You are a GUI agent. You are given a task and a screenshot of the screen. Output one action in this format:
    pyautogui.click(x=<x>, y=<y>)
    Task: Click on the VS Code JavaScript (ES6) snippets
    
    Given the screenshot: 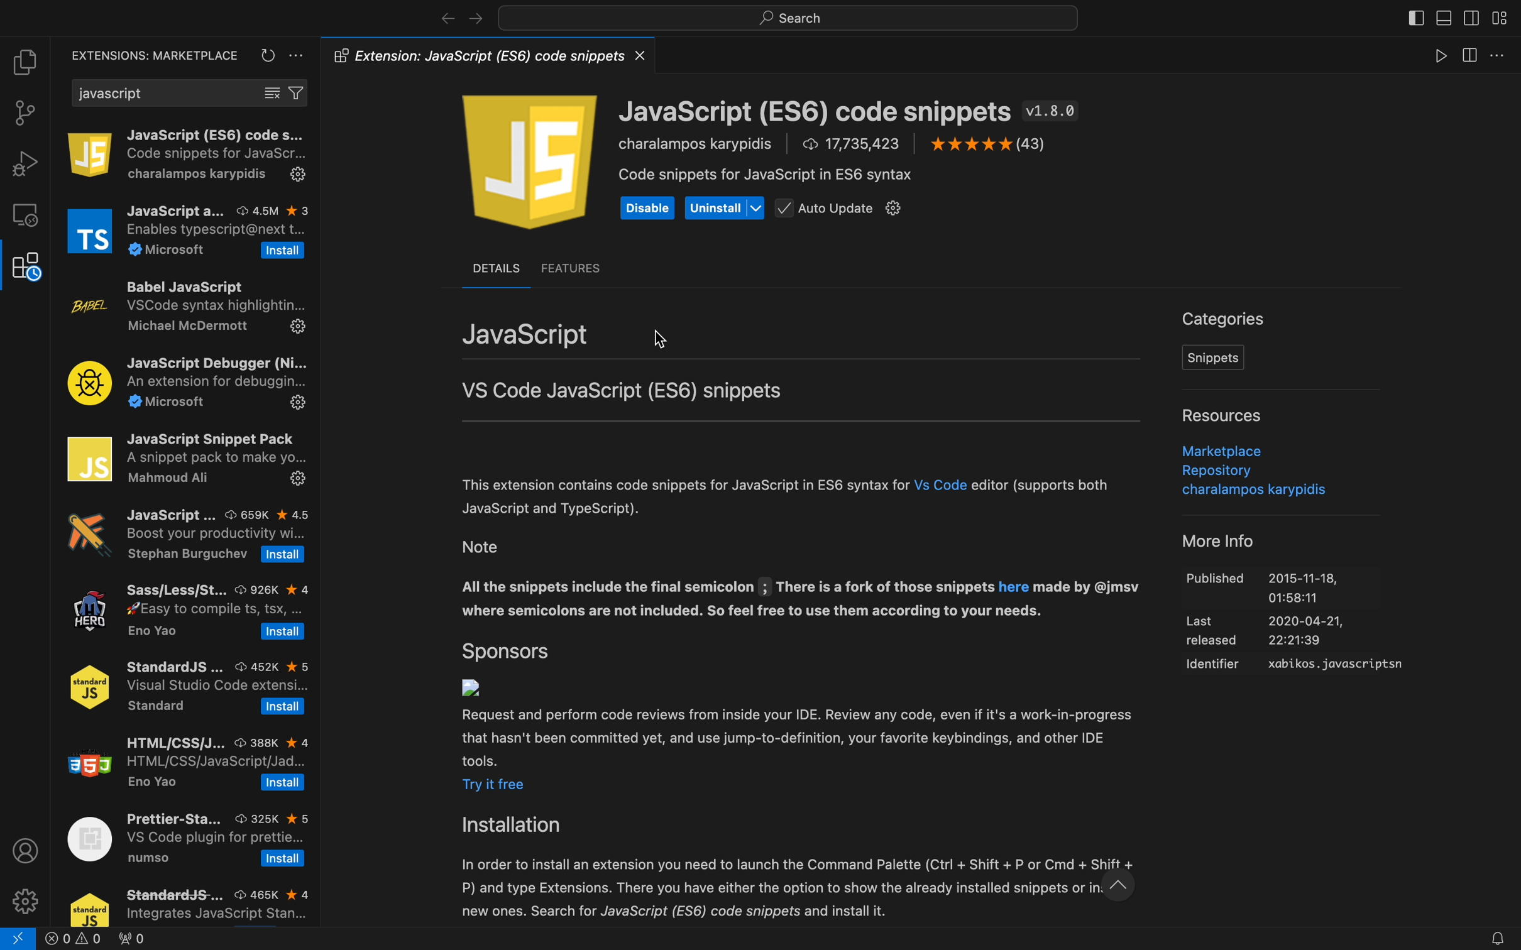 What is the action you would take?
    pyautogui.click(x=621, y=390)
    